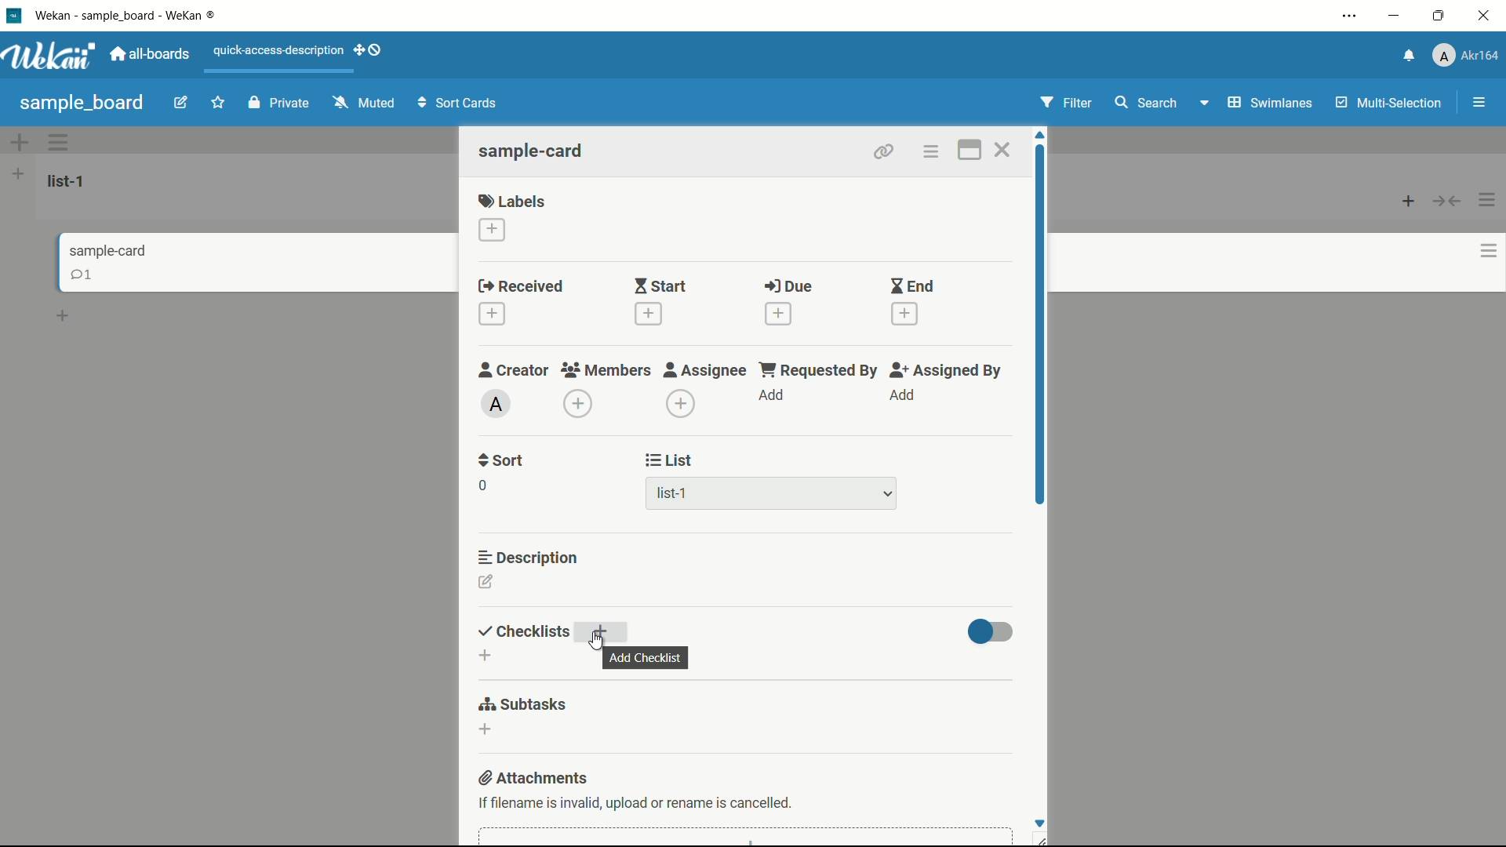 This screenshot has height=847, width=1506. What do you see at coordinates (1451, 200) in the screenshot?
I see `button` at bounding box center [1451, 200].